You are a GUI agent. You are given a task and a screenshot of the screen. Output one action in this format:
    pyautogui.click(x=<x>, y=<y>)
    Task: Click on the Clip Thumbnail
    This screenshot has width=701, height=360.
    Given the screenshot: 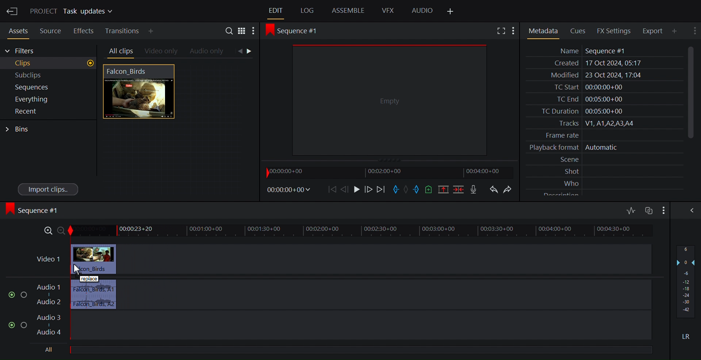 What is the action you would take?
    pyautogui.click(x=176, y=131)
    